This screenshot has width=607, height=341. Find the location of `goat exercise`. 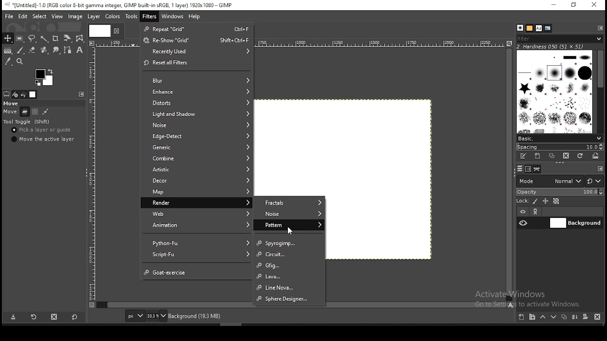

goat exercise is located at coordinates (198, 272).